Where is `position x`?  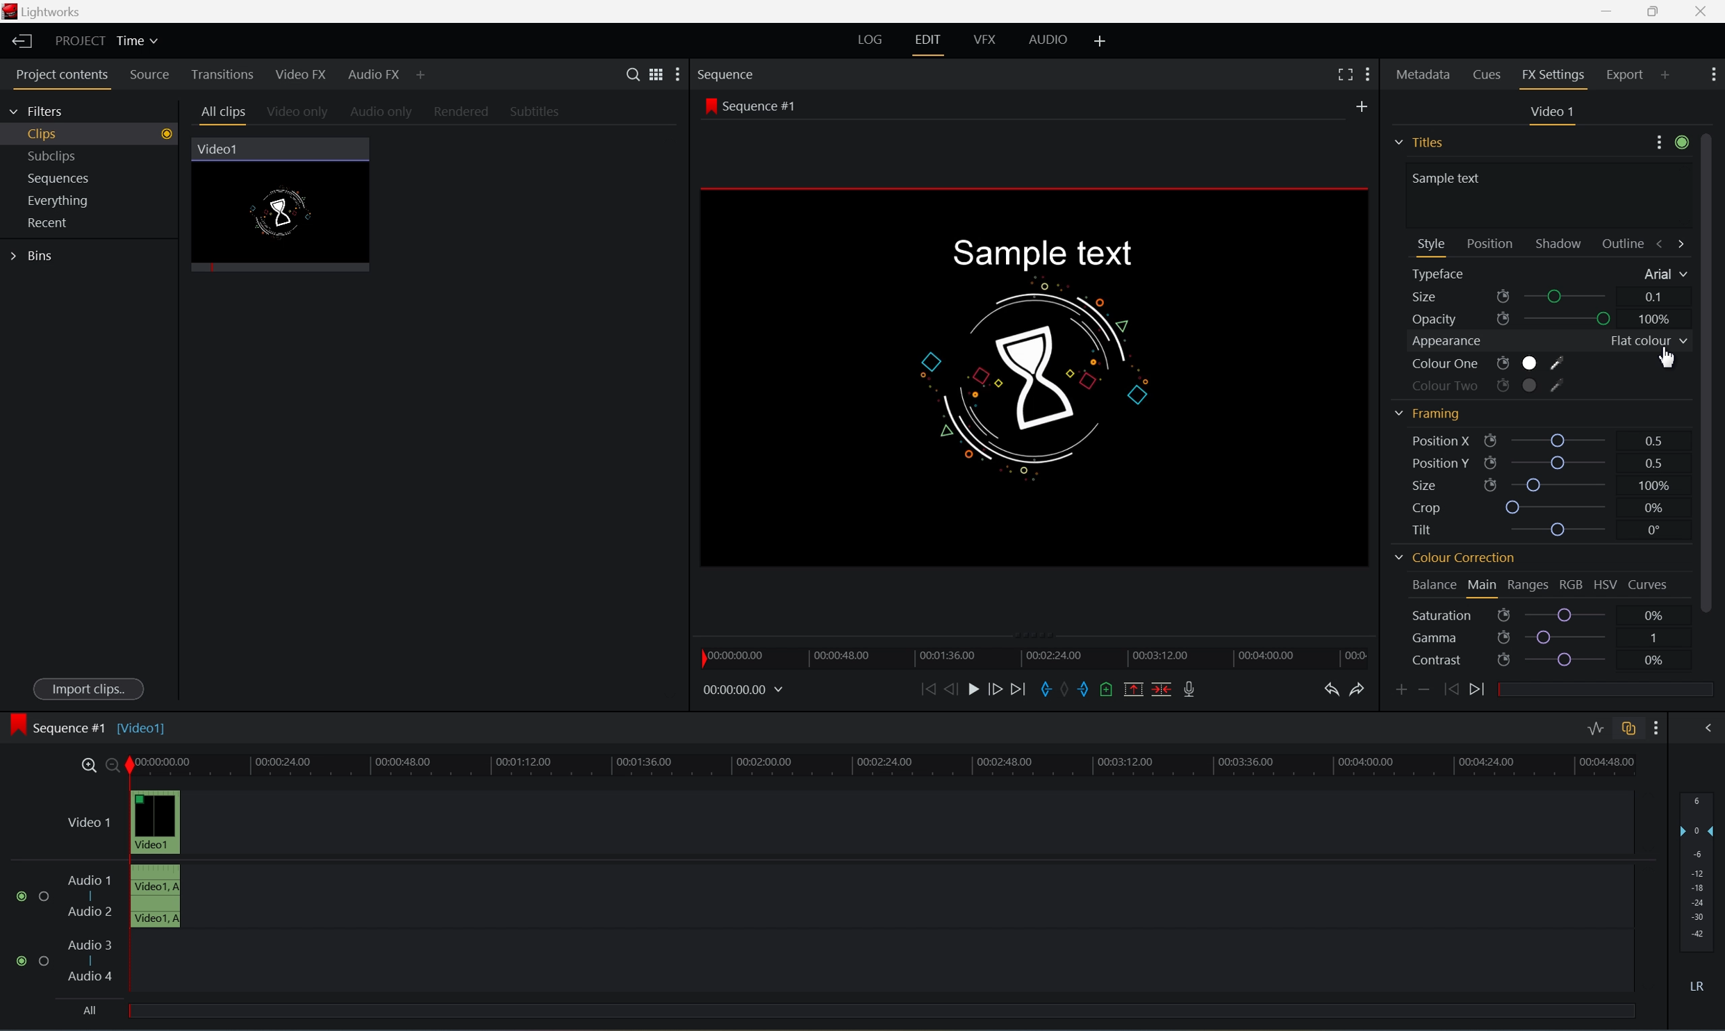 position x is located at coordinates (1455, 440).